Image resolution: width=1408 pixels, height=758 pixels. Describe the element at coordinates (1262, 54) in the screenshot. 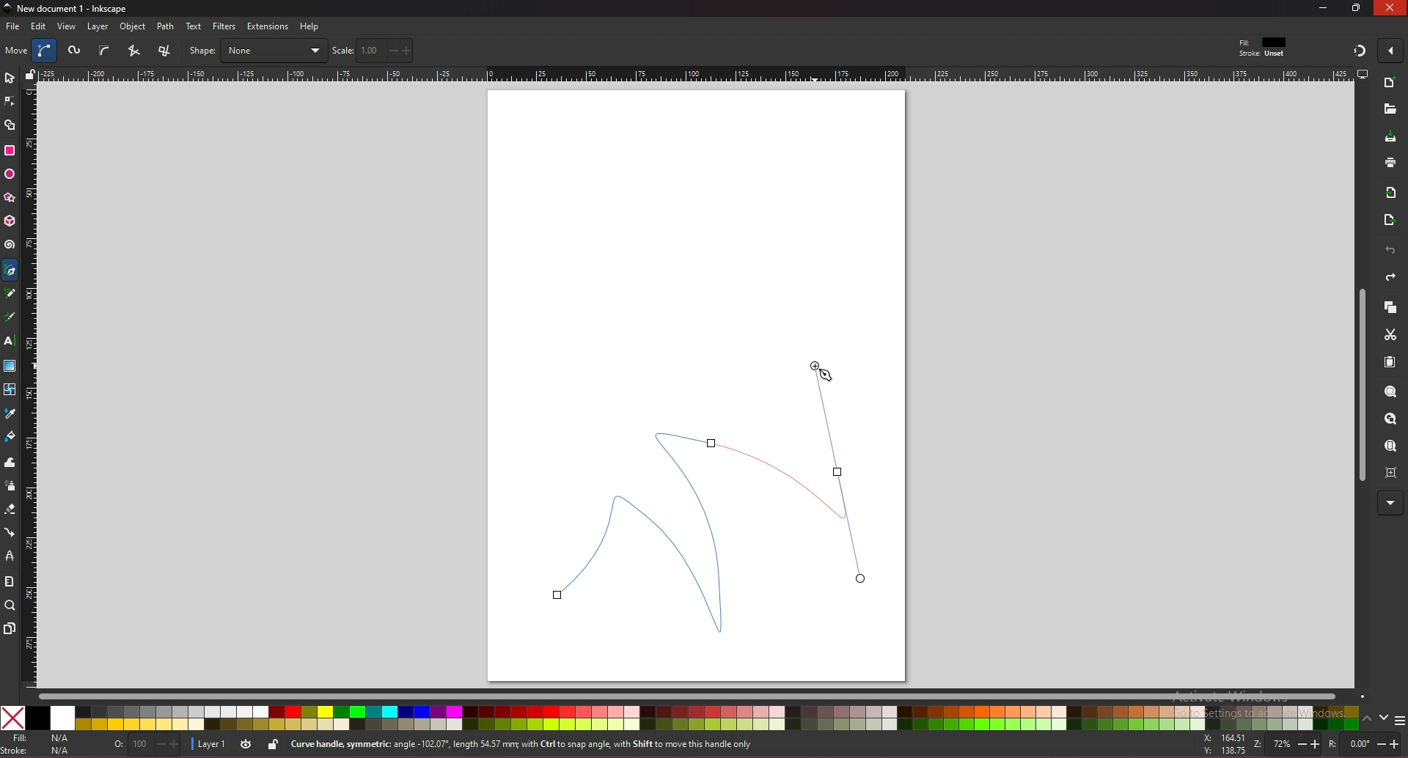

I see `stroke` at that location.